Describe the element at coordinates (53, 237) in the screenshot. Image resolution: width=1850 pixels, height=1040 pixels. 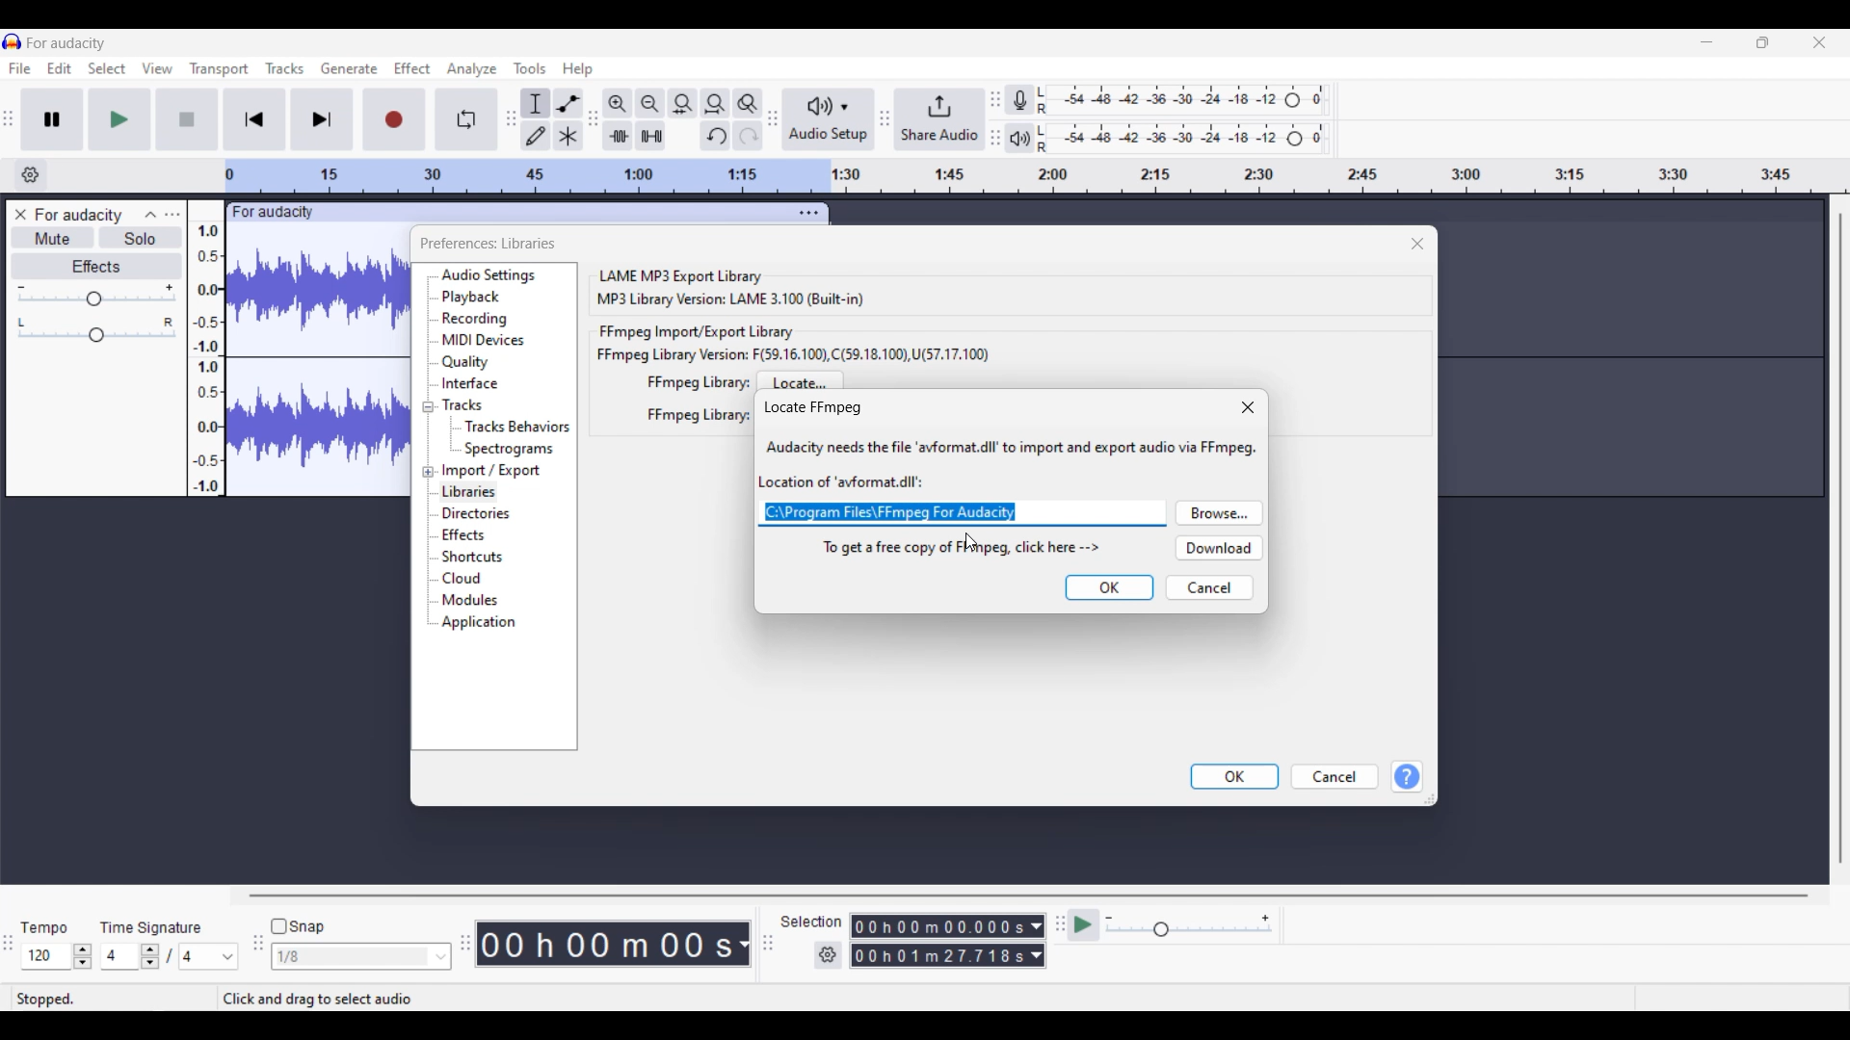
I see `Mute` at that location.